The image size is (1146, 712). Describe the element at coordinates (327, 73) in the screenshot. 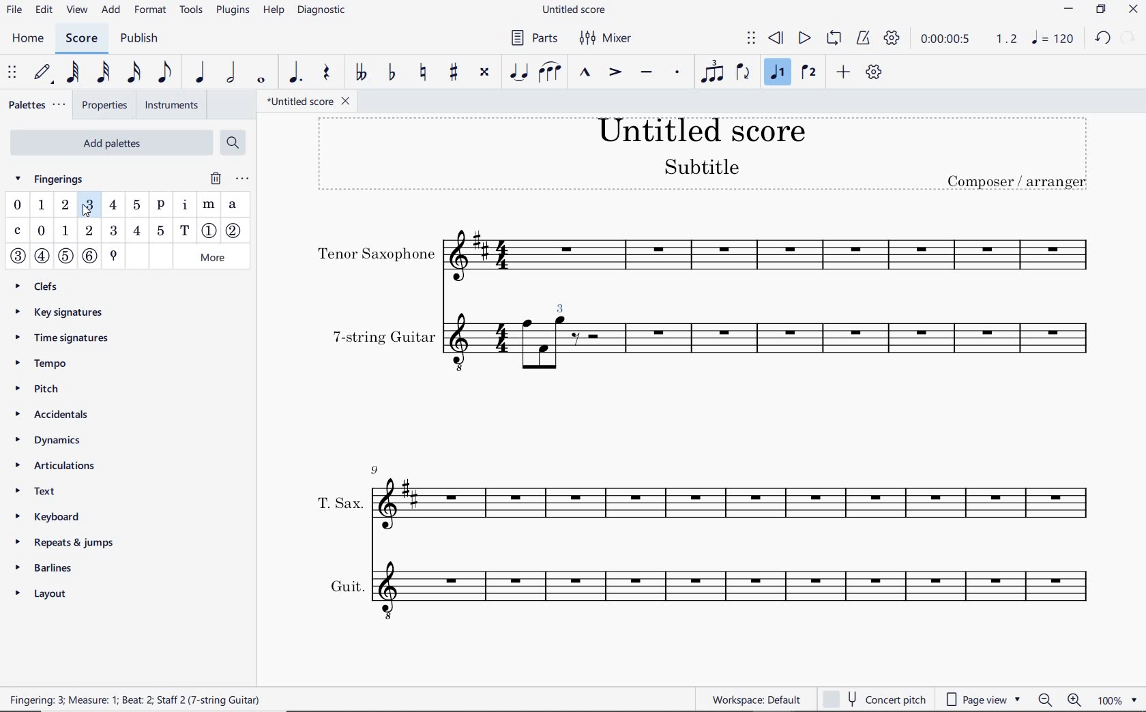

I see `REST` at that location.